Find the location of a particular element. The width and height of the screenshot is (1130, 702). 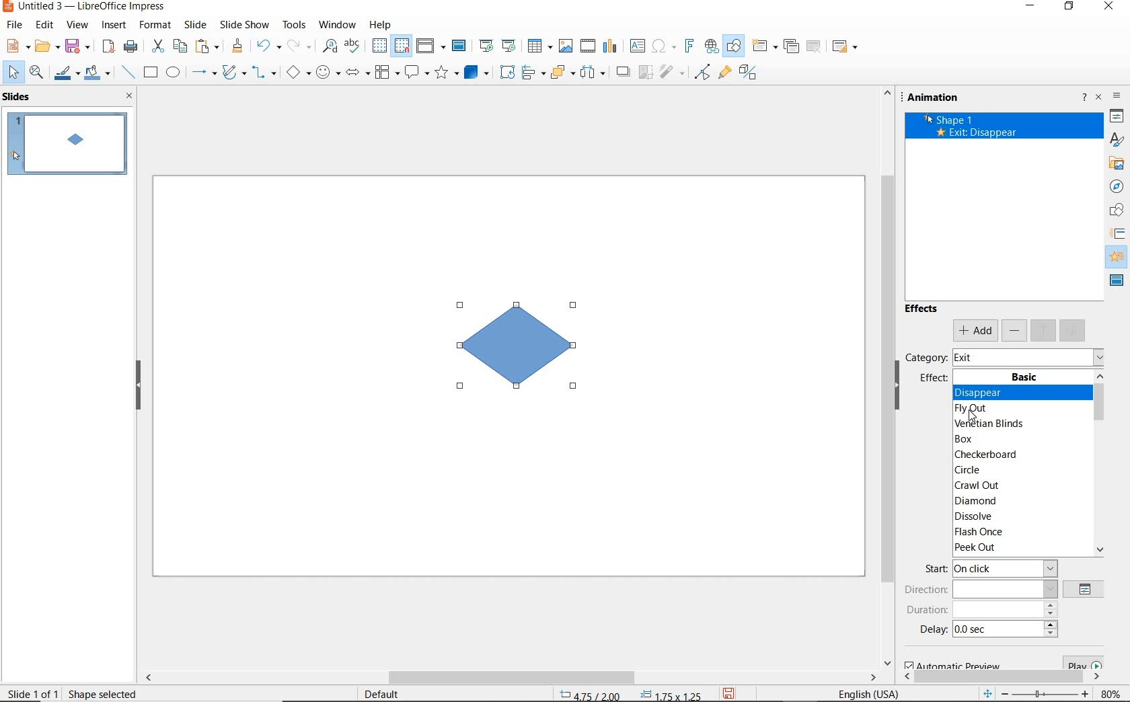

undo is located at coordinates (268, 45).